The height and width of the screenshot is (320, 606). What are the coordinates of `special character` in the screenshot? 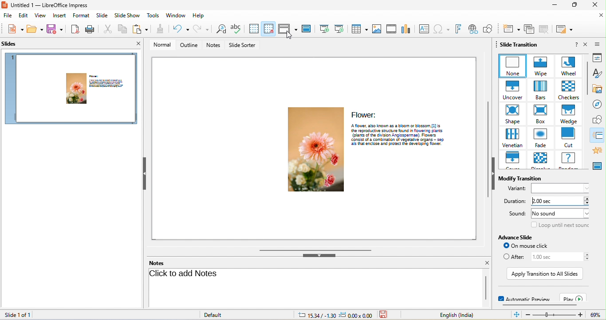 It's located at (442, 28).